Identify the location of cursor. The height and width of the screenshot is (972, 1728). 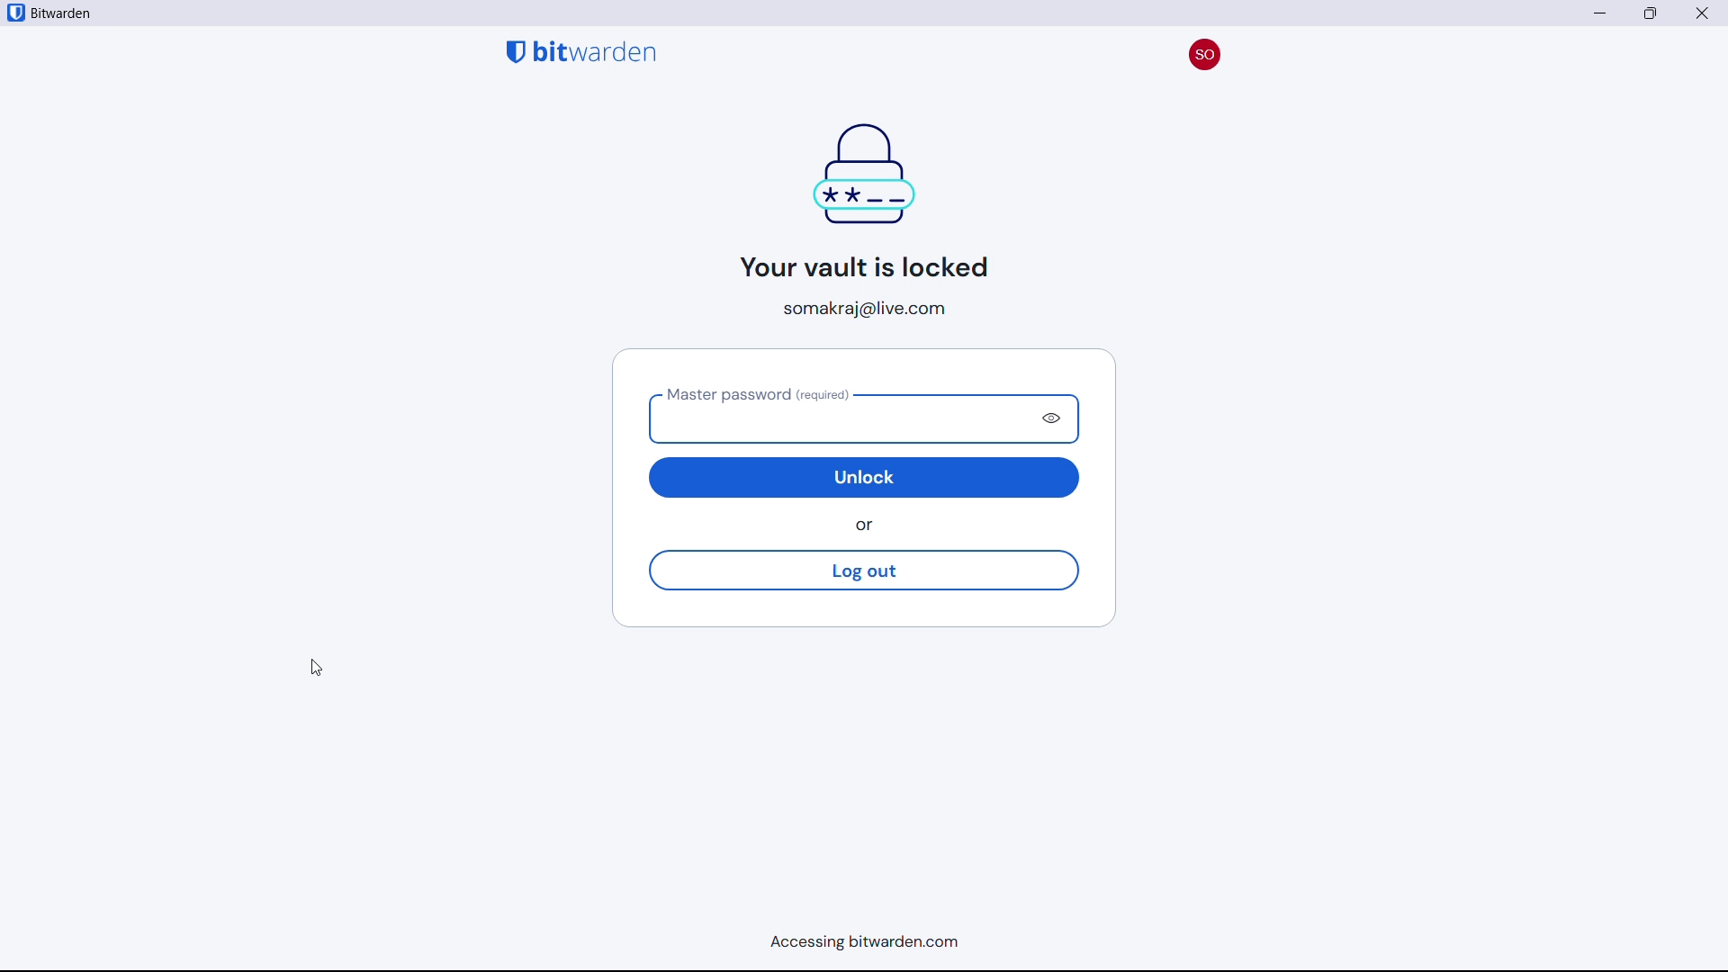
(316, 668).